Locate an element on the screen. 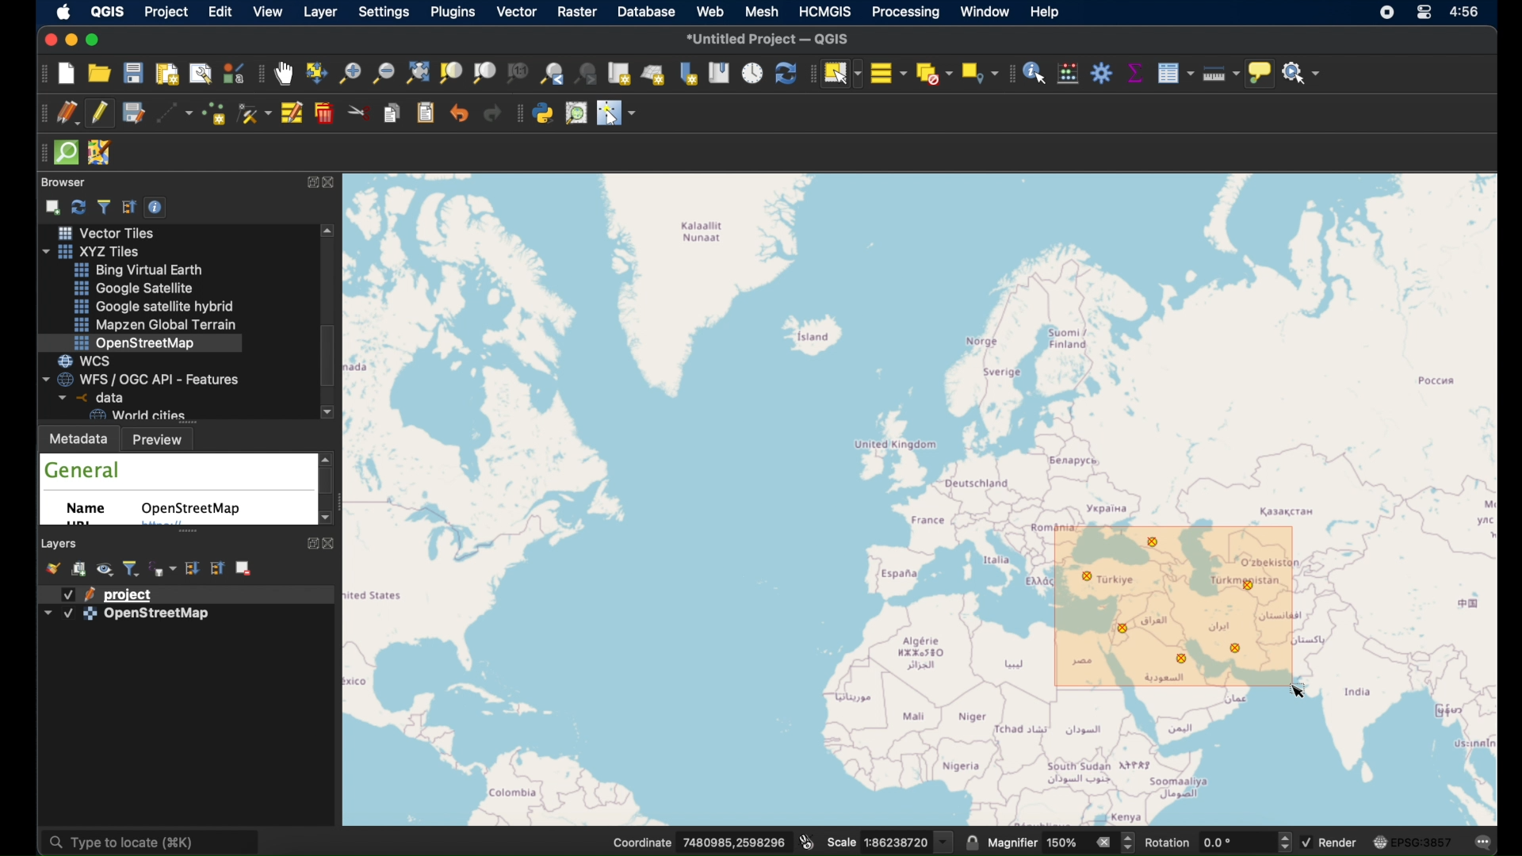  new project is located at coordinates (67, 75).